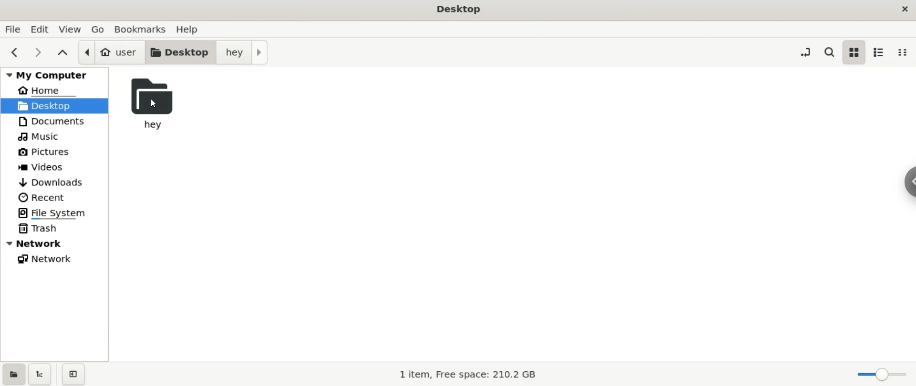 This screenshot has width=916, height=386. I want to click on sidebar, so click(910, 181).